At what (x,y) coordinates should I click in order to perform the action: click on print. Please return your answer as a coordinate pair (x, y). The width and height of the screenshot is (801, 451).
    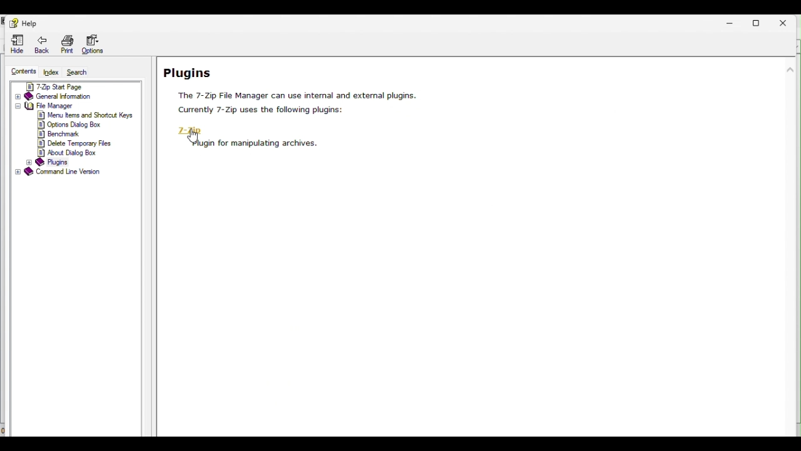
    Looking at the image, I should click on (65, 44).